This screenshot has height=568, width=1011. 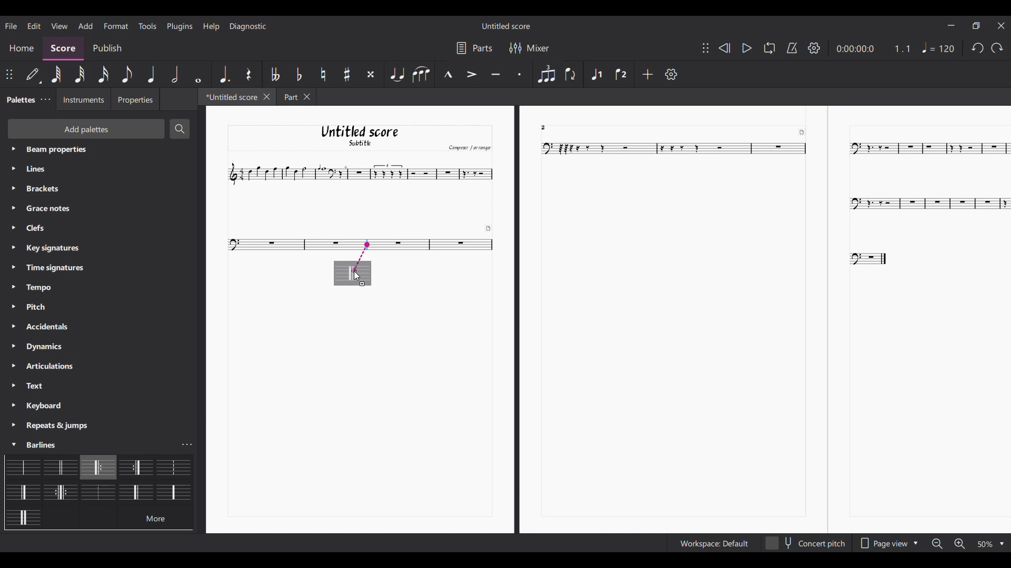 I want to click on Palette settings, so click(x=42, y=308).